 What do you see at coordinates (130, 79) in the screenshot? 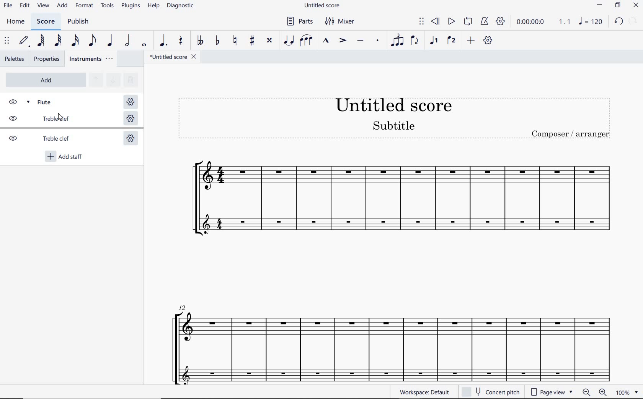
I see `REMOVE SELECTED INSTRUMENTS` at bounding box center [130, 79].